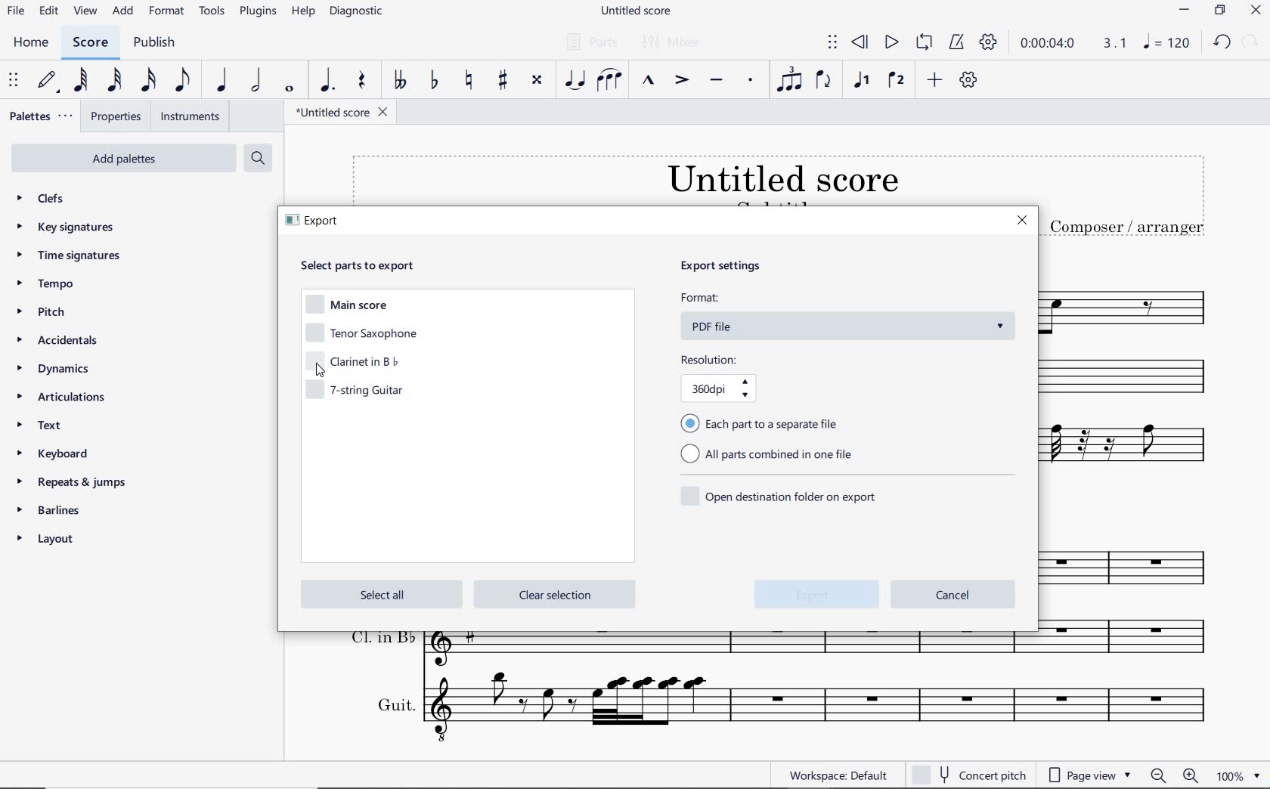  I want to click on MINIMIZE, so click(1184, 11).